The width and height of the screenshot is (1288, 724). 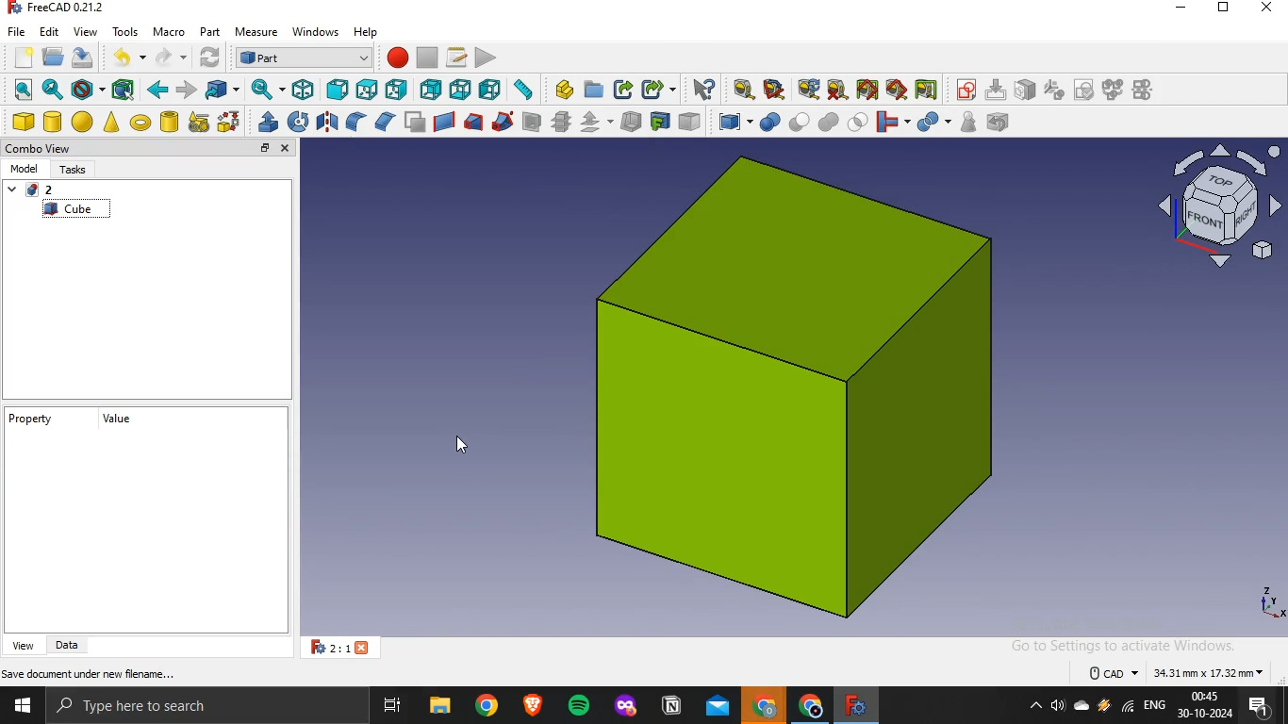 What do you see at coordinates (763, 705) in the screenshot?
I see `google crome` at bounding box center [763, 705].